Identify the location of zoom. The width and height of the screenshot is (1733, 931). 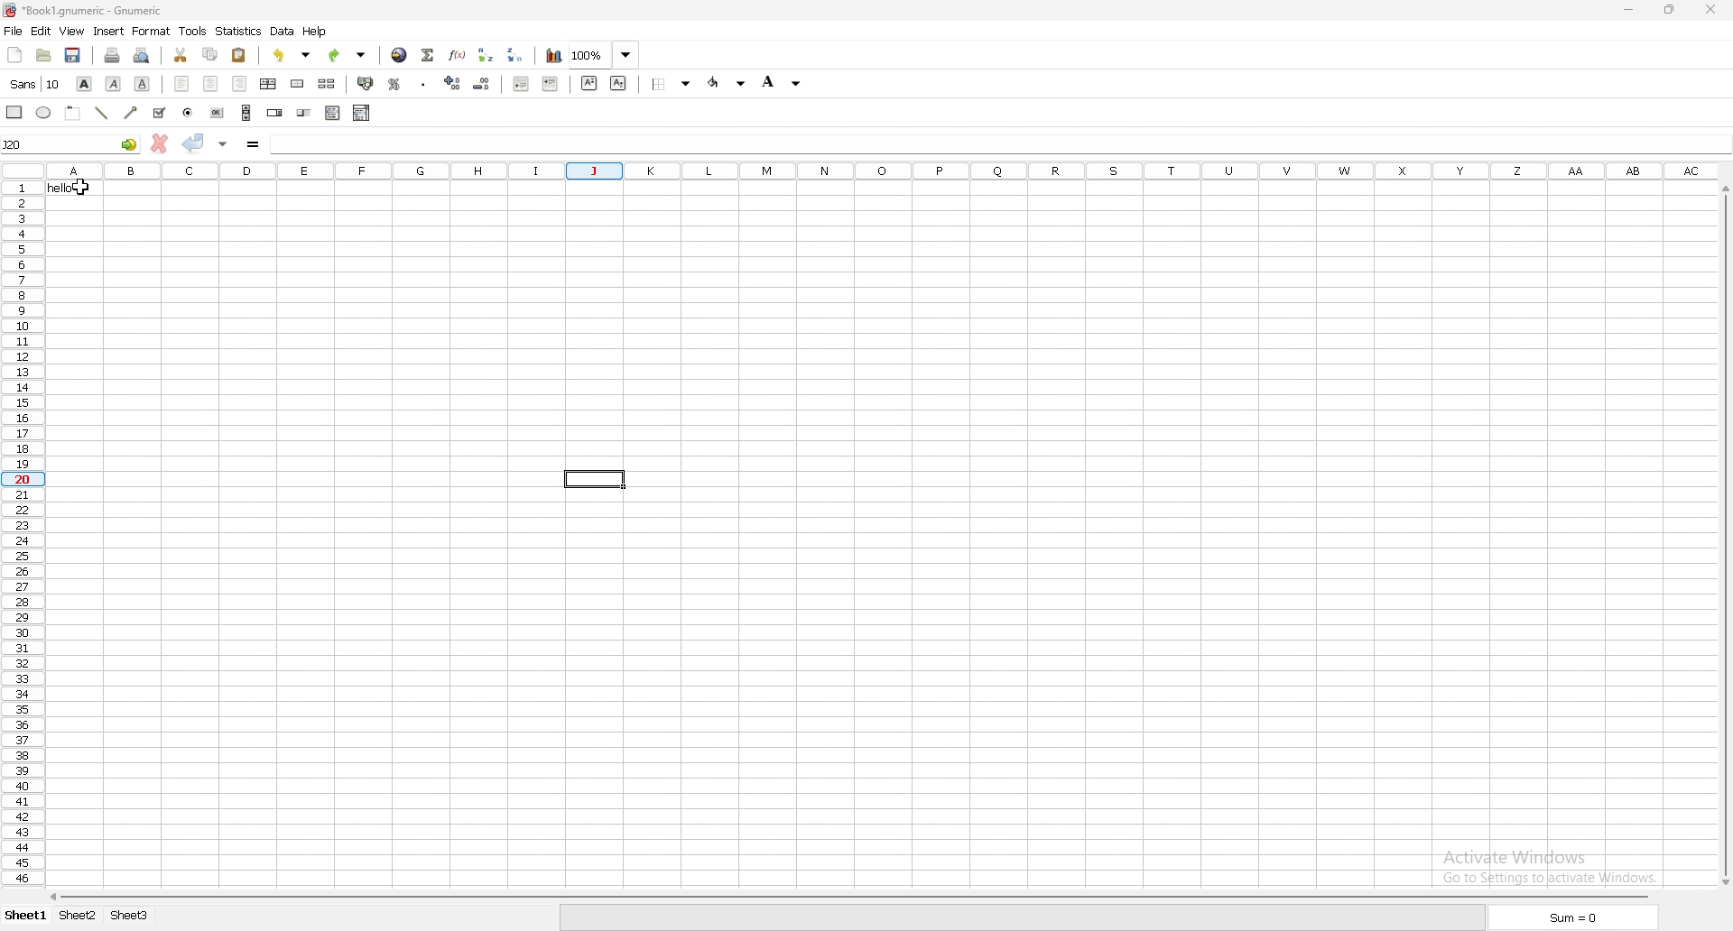
(605, 54).